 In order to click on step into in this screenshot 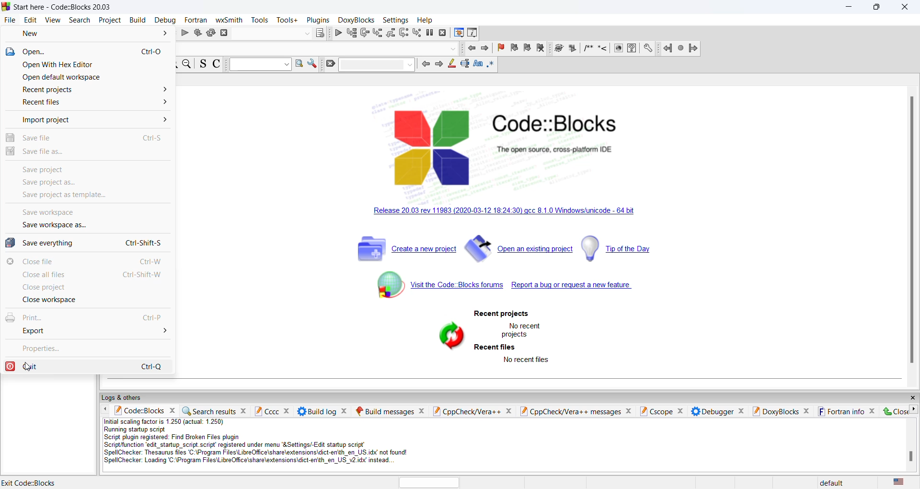, I will do `click(390, 33)`.